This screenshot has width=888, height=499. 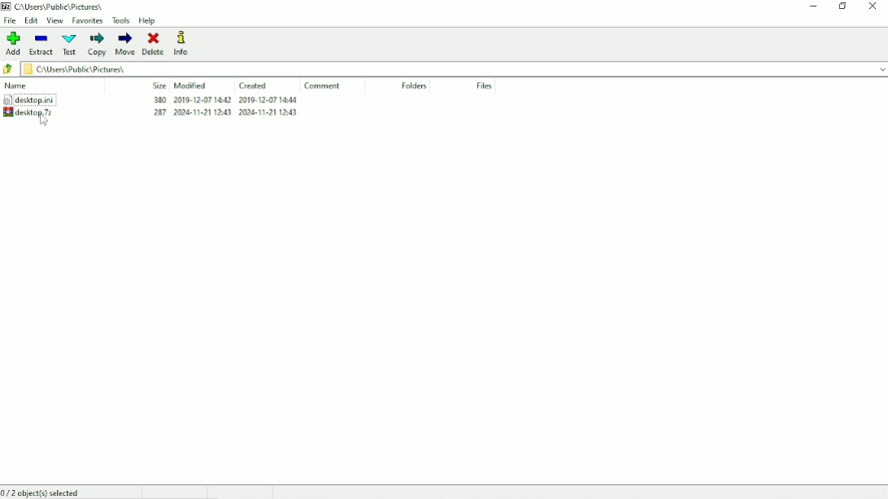 I want to click on Copy, so click(x=98, y=44).